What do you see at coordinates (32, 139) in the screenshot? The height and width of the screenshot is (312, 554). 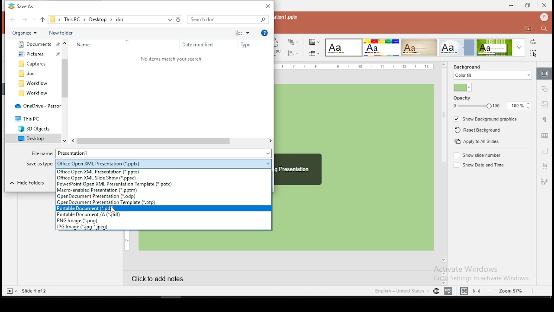 I see `Desktop` at bounding box center [32, 139].